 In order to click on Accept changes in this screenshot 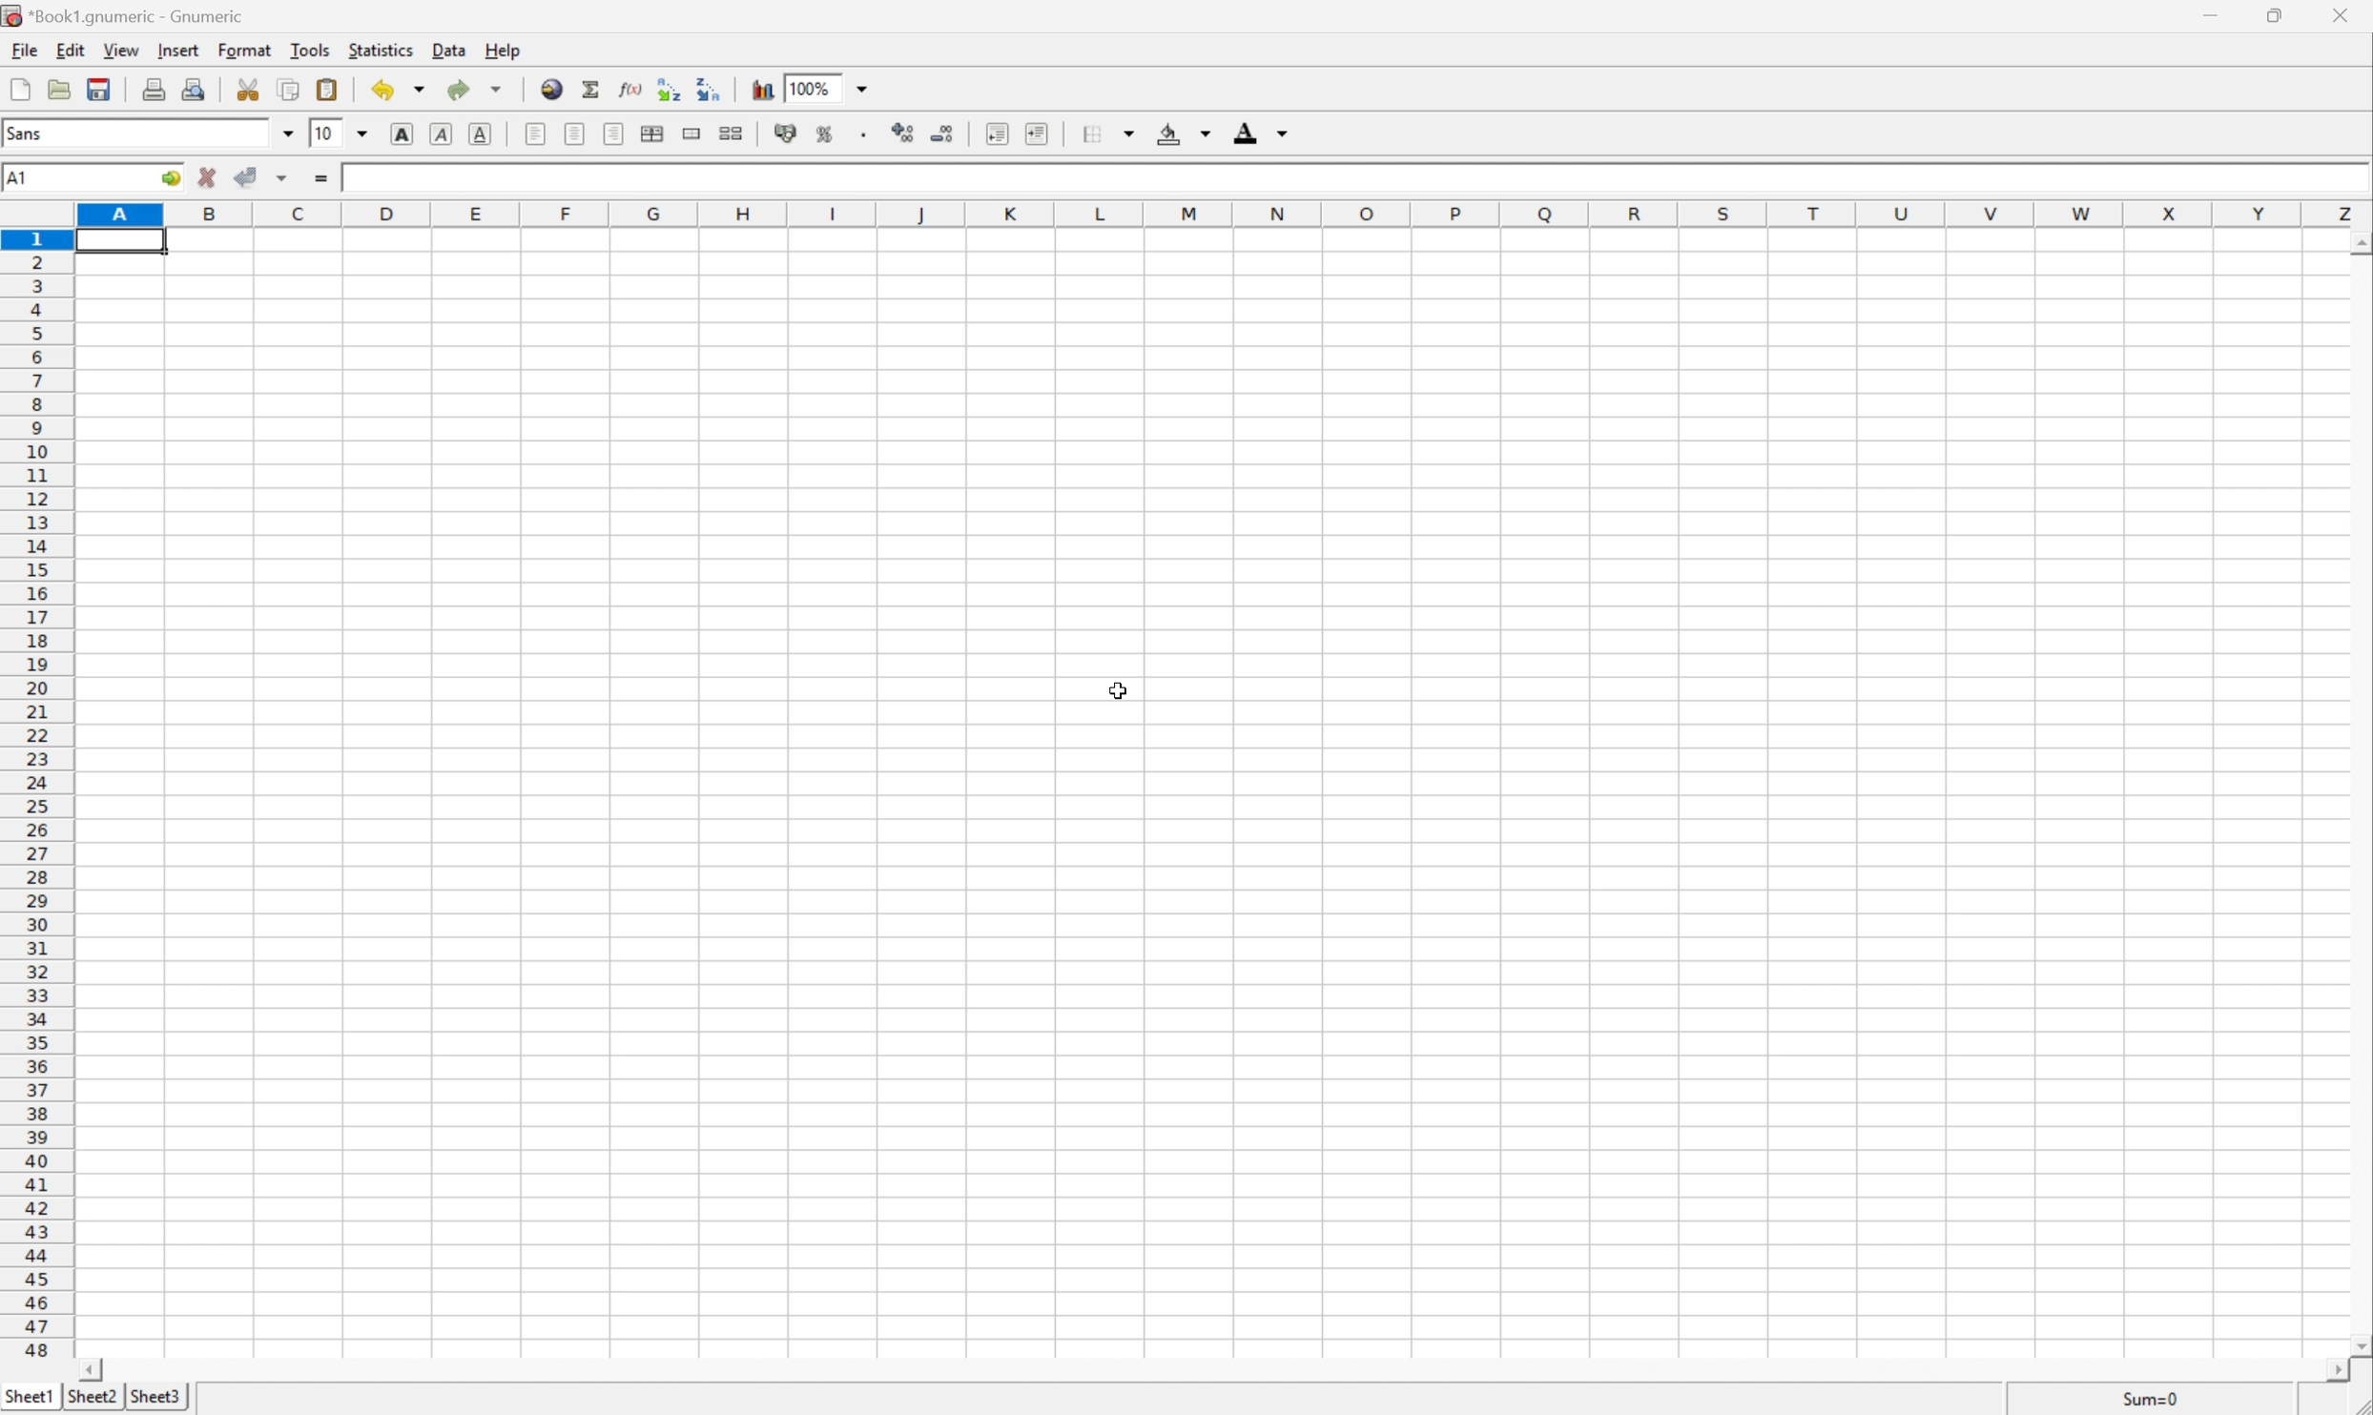, I will do `click(246, 178)`.